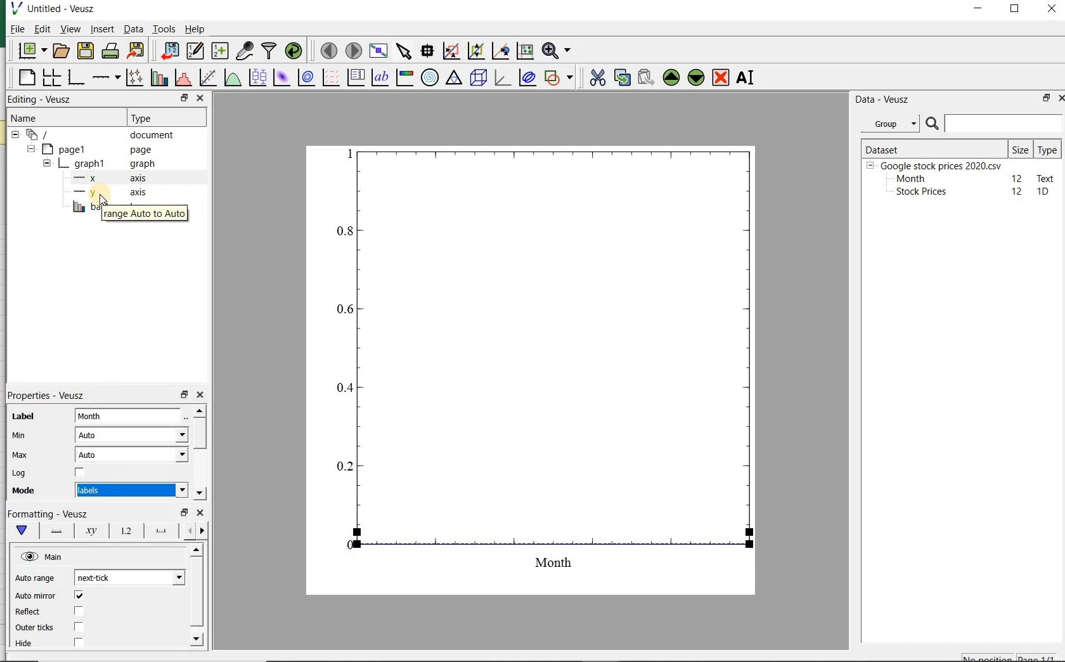 The image size is (1065, 662). Describe the element at coordinates (92, 150) in the screenshot. I see `page1` at that location.